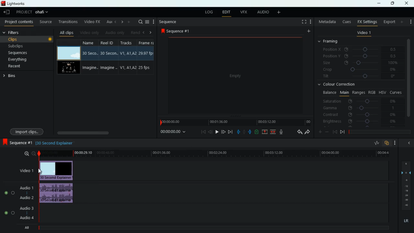 The height and width of the screenshot is (233, 414). I want to click on audio, so click(114, 32).